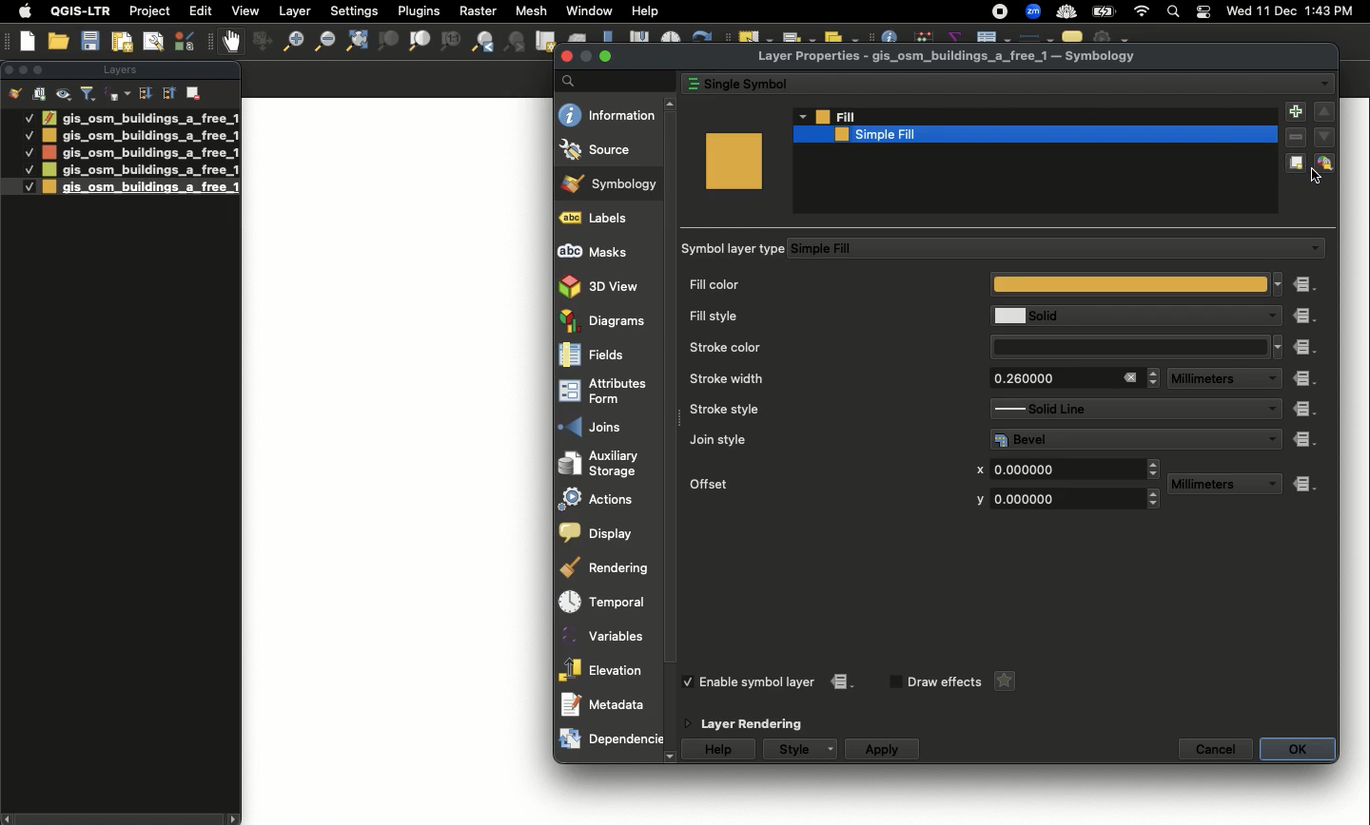 This screenshot has height=825, width=1370. I want to click on Zoom first, so click(516, 43).